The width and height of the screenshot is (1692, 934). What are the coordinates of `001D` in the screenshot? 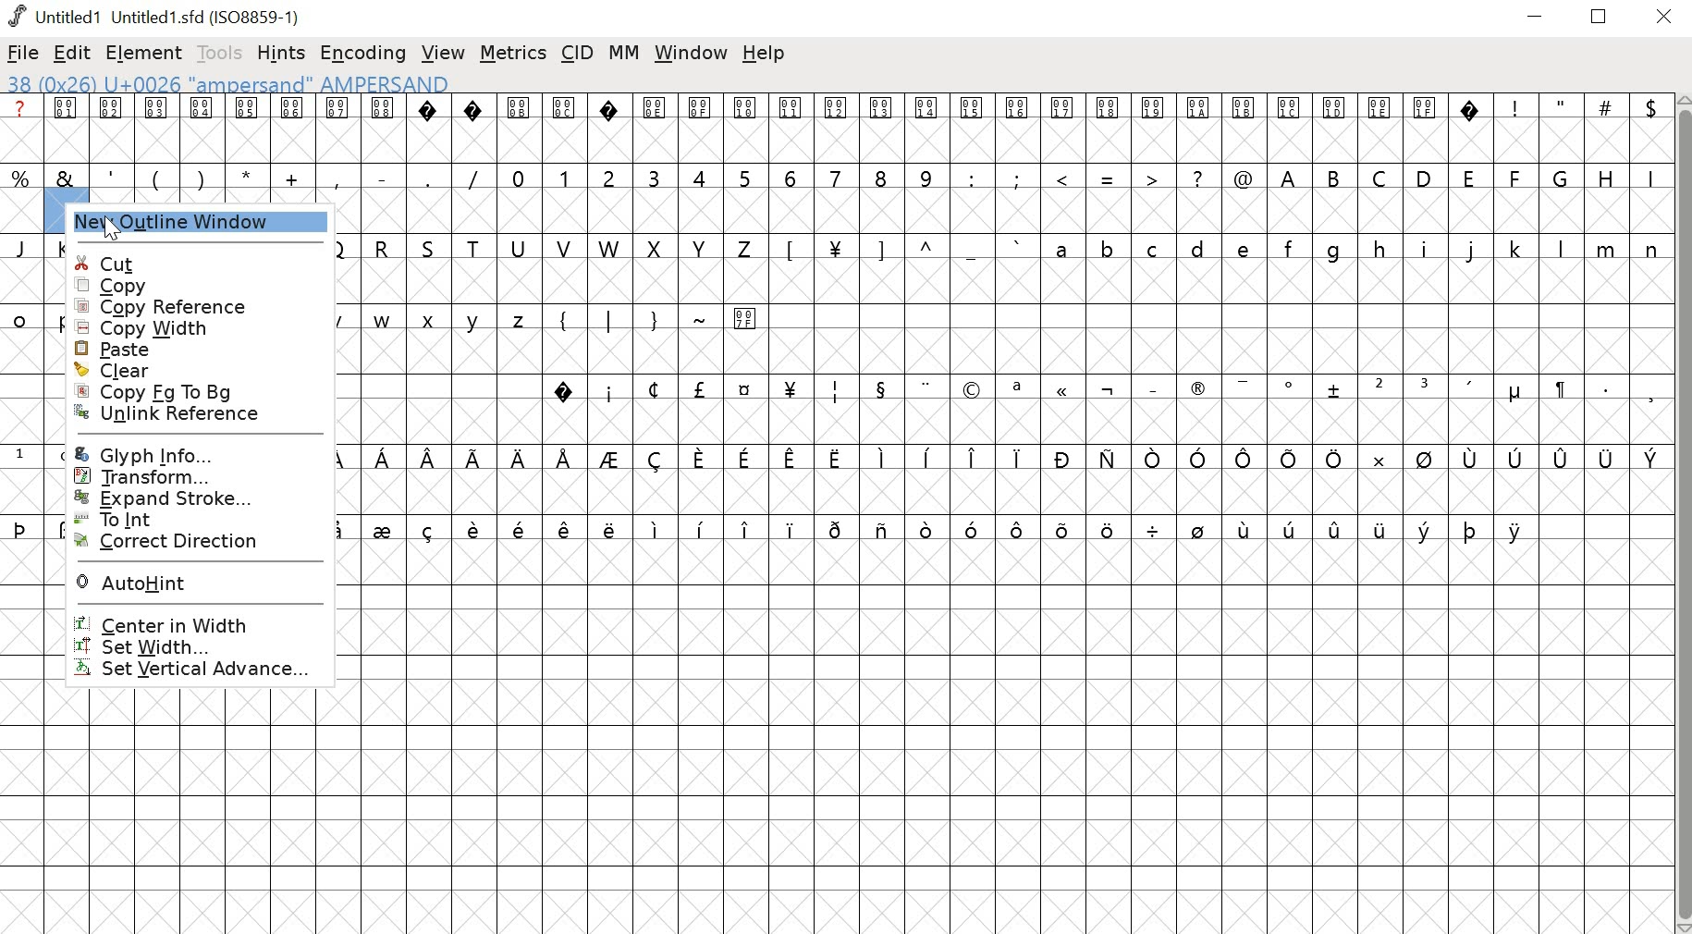 It's located at (1335, 129).